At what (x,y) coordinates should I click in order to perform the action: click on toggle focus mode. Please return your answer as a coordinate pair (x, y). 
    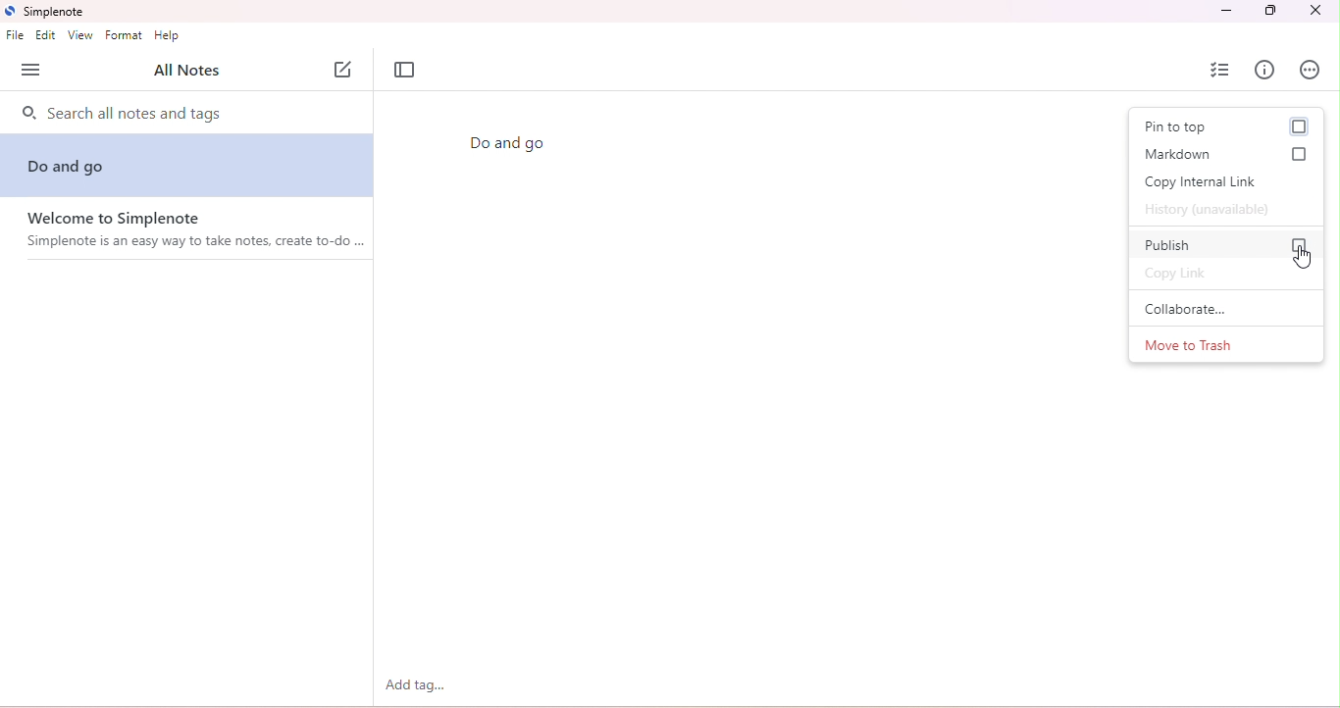
    Looking at the image, I should click on (406, 71).